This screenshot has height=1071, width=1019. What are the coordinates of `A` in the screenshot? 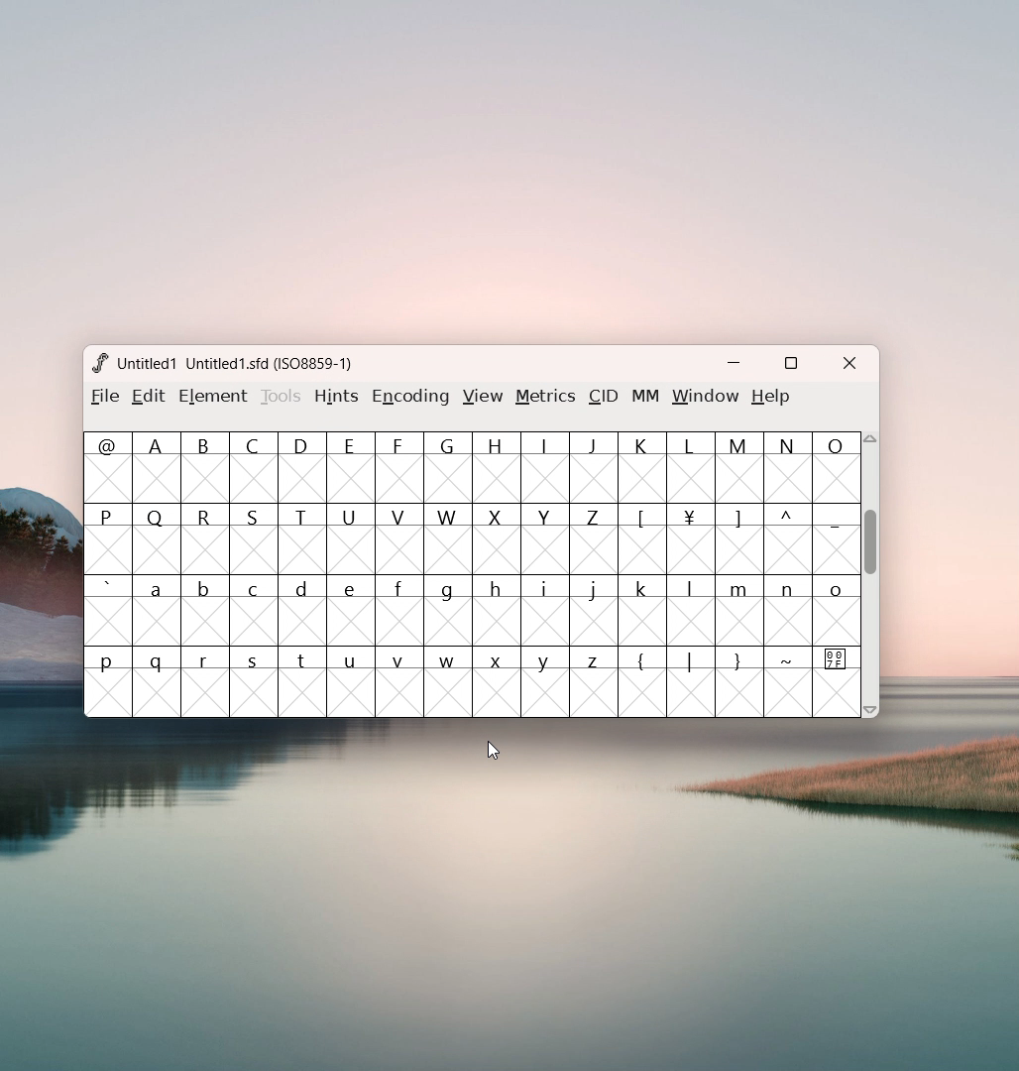 It's located at (158, 467).